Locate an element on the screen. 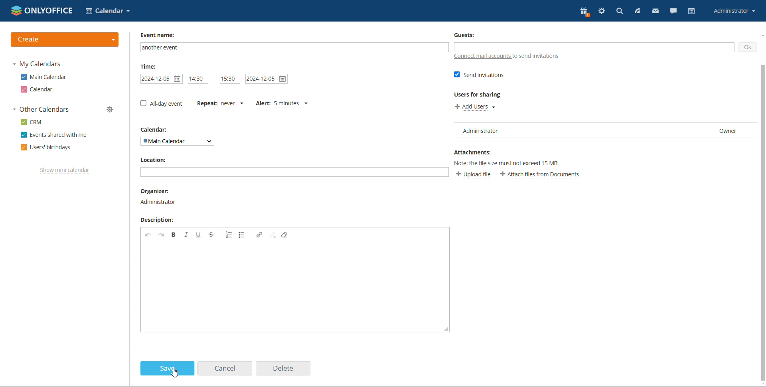 The image size is (766, 387). end date is located at coordinates (267, 79).